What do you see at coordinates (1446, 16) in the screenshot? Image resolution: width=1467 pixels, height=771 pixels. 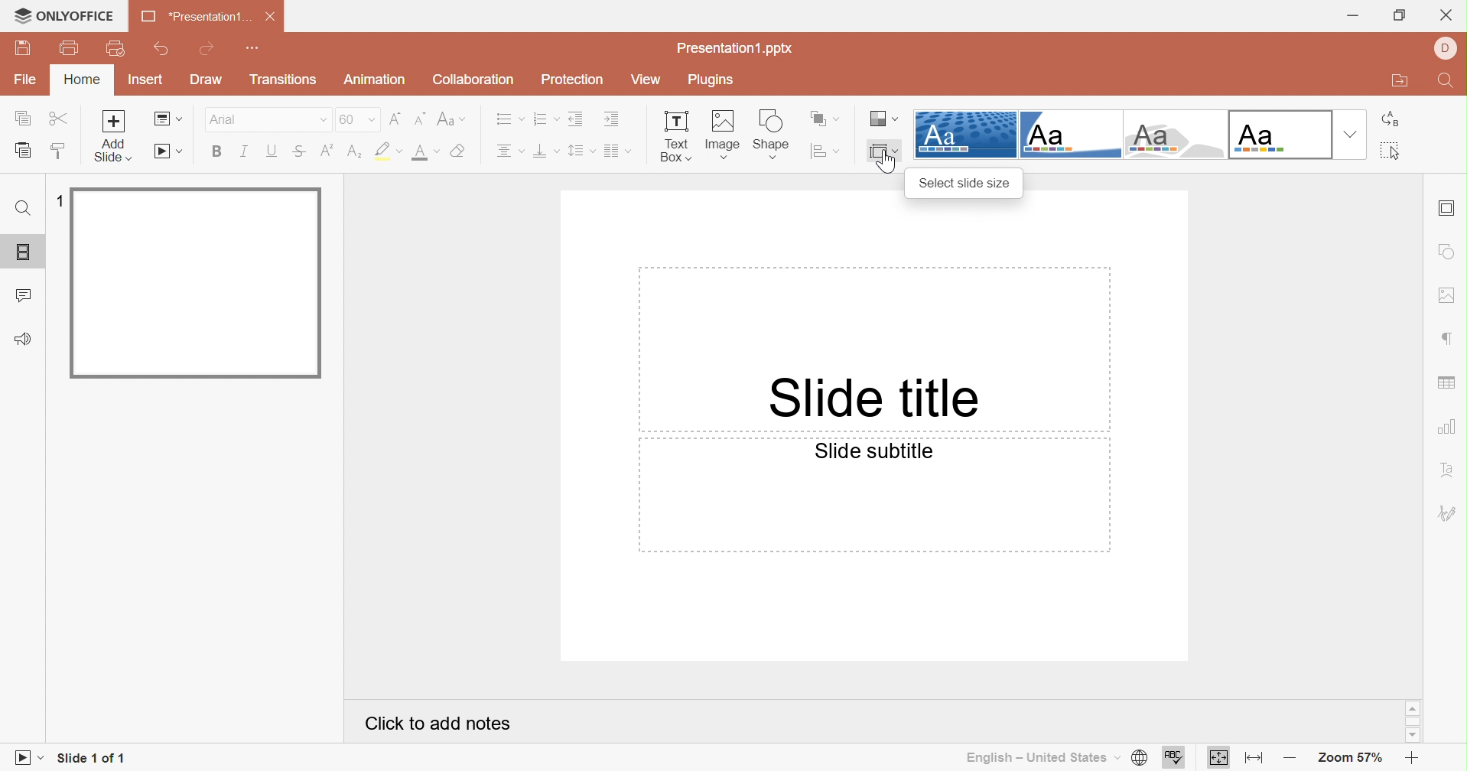 I see `Close` at bounding box center [1446, 16].